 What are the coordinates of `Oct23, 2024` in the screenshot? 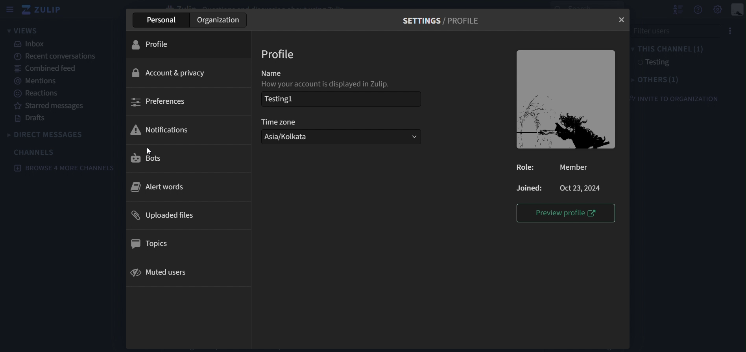 It's located at (582, 187).